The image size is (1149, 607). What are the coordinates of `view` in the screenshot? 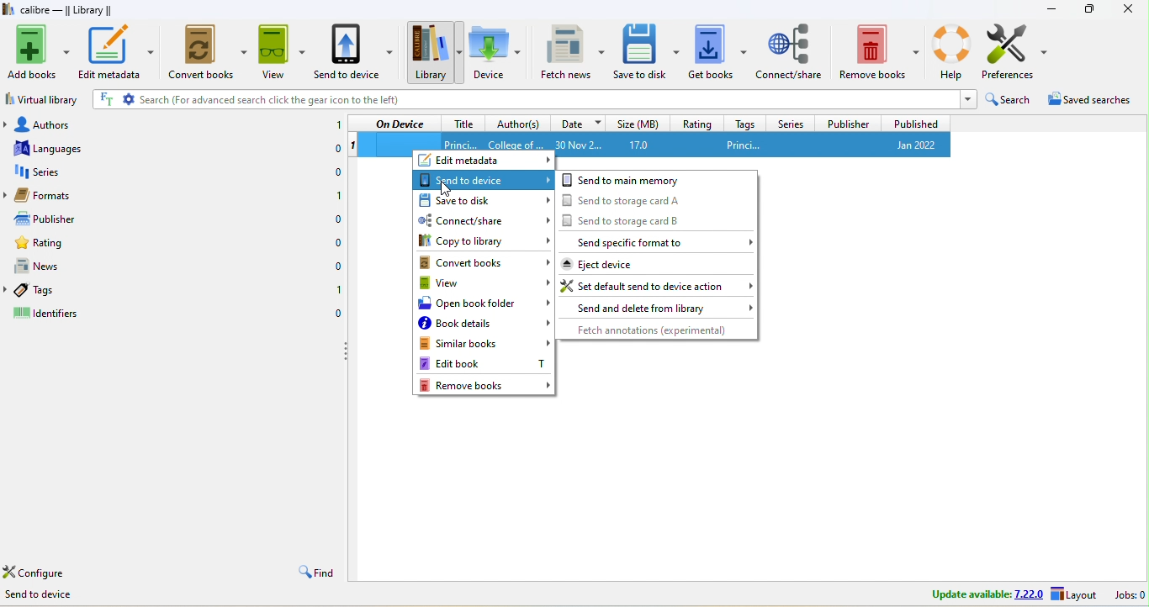 It's located at (483, 283).